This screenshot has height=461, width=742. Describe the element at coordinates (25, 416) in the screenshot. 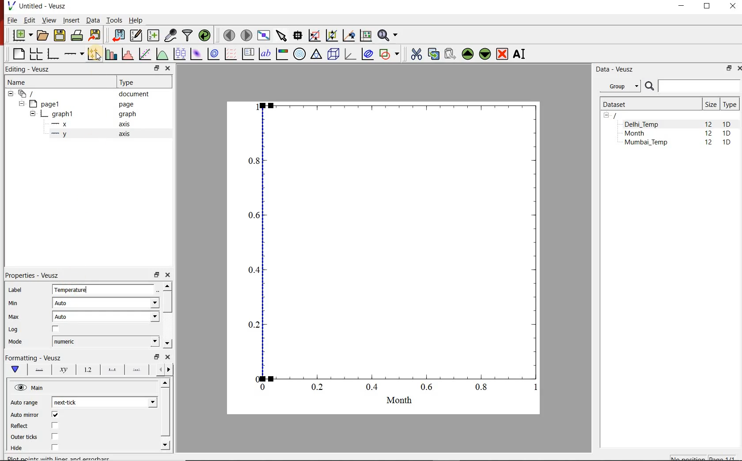

I see `Auto mirror` at that location.